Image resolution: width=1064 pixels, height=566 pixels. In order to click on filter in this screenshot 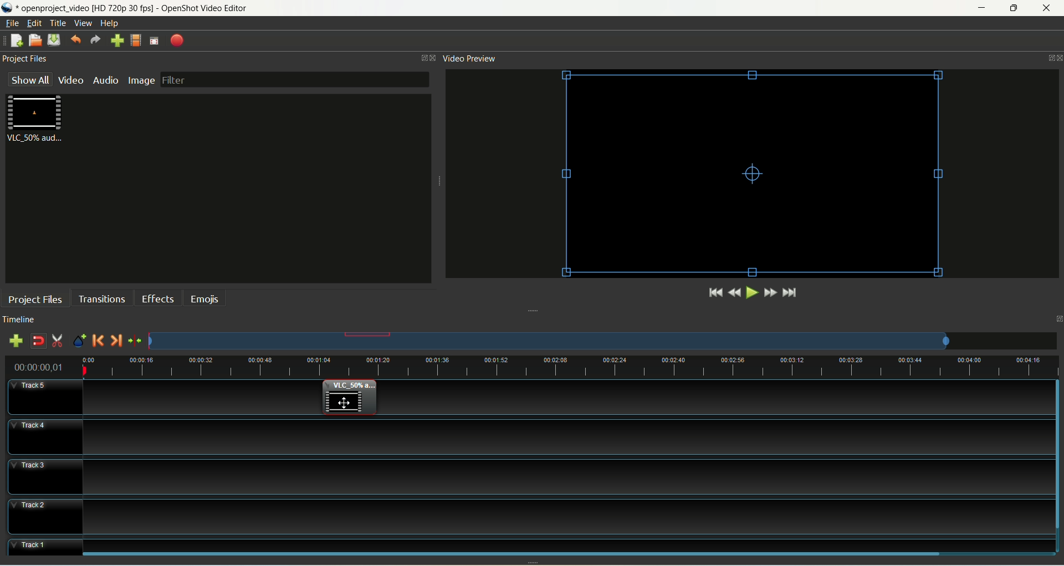, I will do `click(295, 80)`.